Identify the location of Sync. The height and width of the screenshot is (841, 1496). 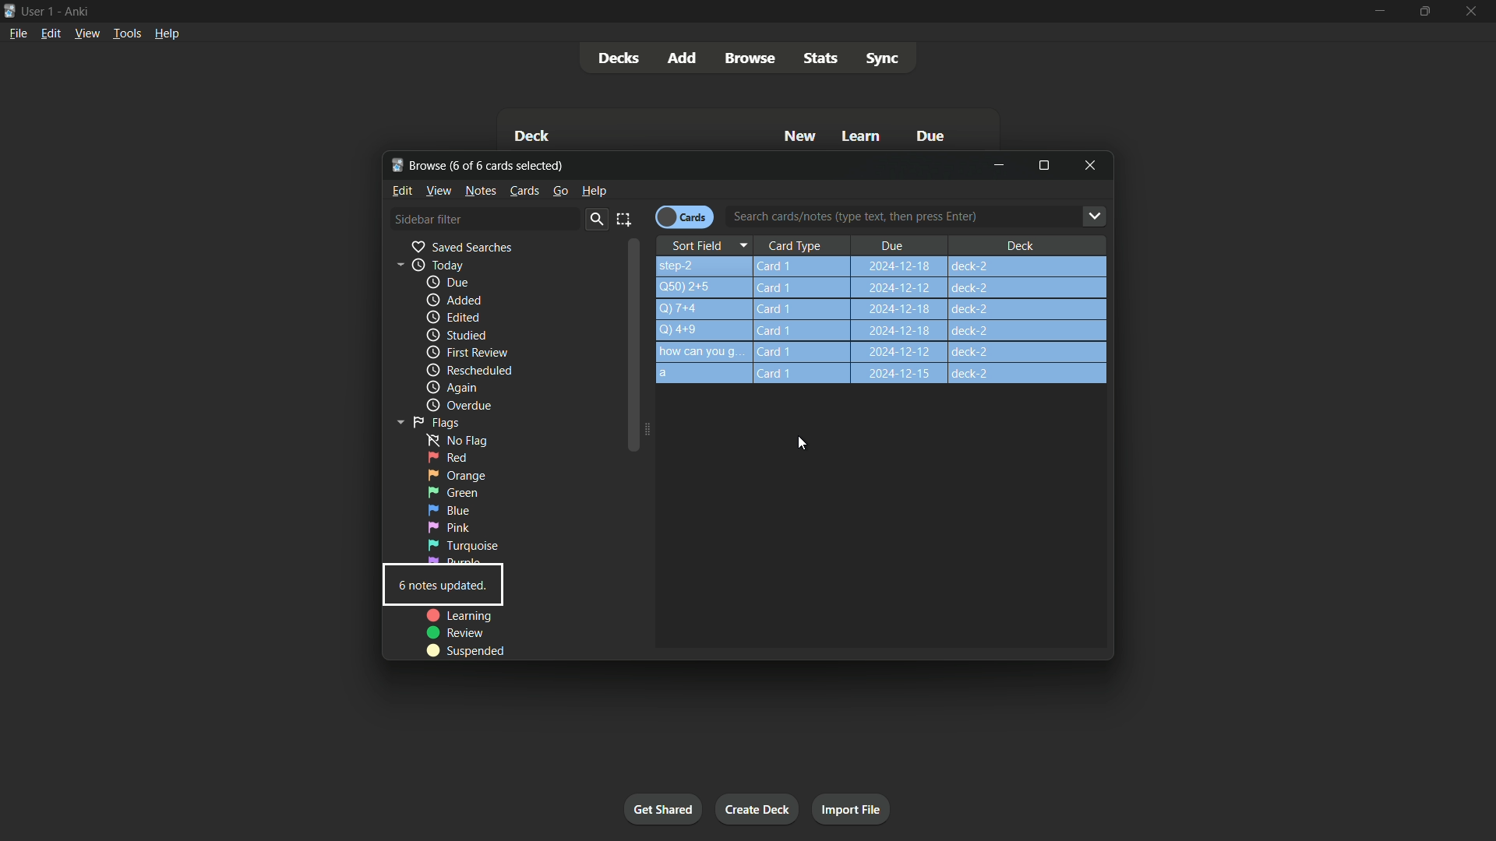
(882, 58).